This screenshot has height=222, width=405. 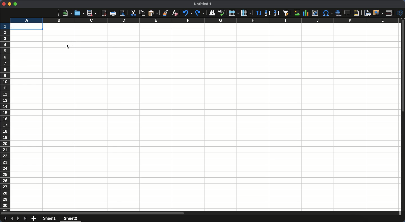 I want to click on Headers and footers, so click(x=356, y=13).